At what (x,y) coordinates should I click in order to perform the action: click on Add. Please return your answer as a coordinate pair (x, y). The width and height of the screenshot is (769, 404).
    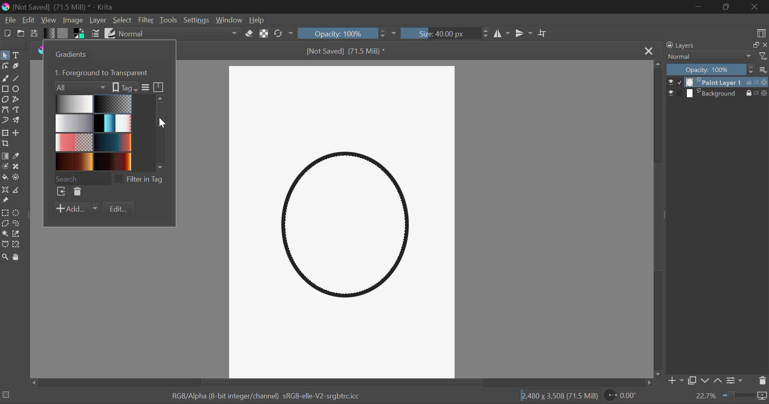
    Looking at the image, I should click on (77, 208).